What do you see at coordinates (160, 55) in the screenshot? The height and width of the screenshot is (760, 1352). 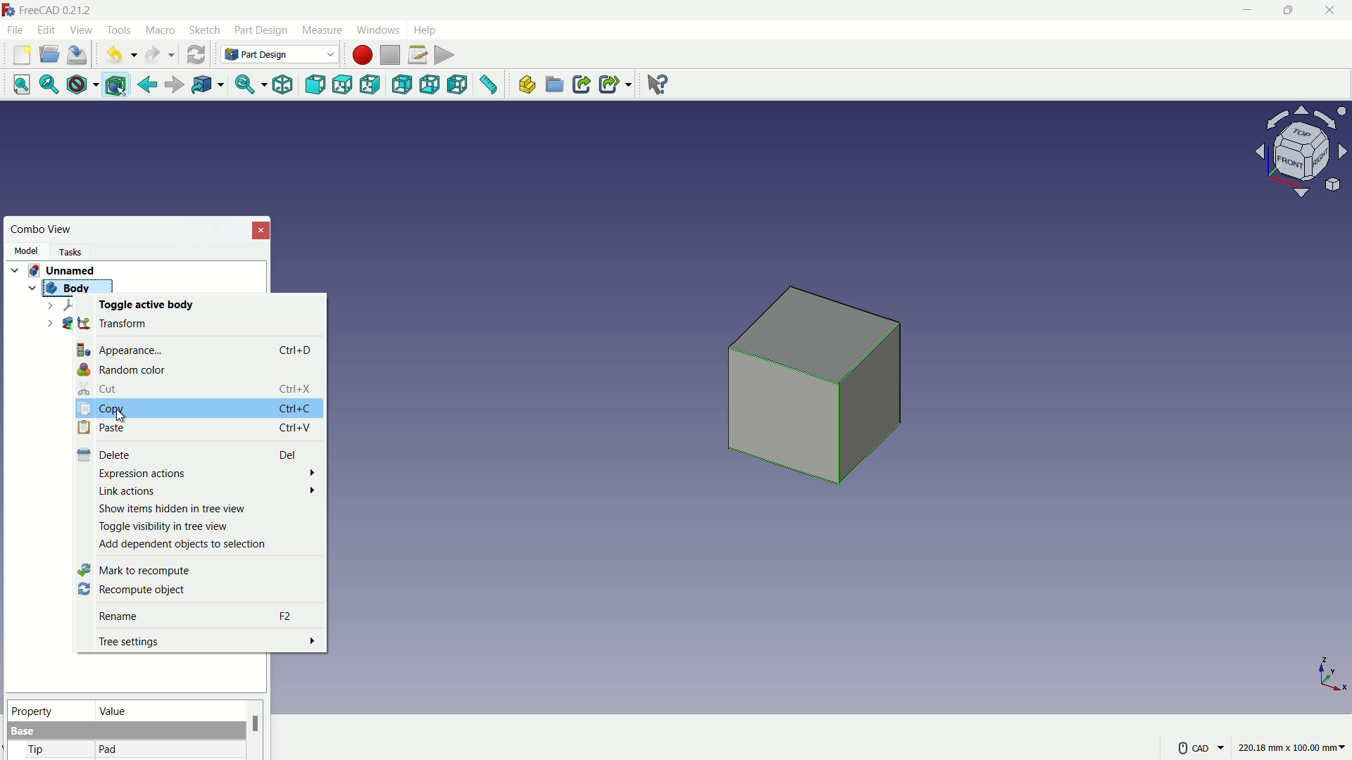 I see `redo` at bounding box center [160, 55].